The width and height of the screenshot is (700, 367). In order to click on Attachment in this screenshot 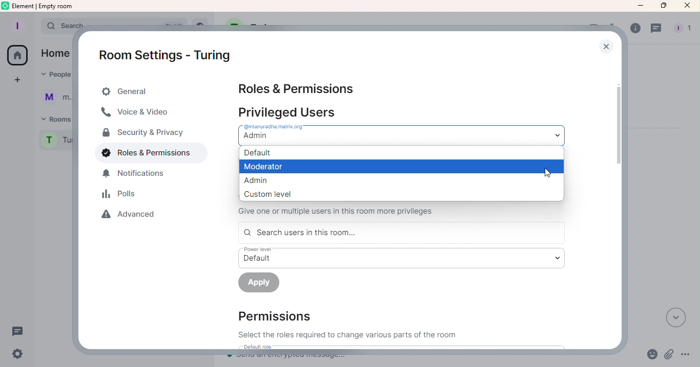, I will do `click(668, 356)`.